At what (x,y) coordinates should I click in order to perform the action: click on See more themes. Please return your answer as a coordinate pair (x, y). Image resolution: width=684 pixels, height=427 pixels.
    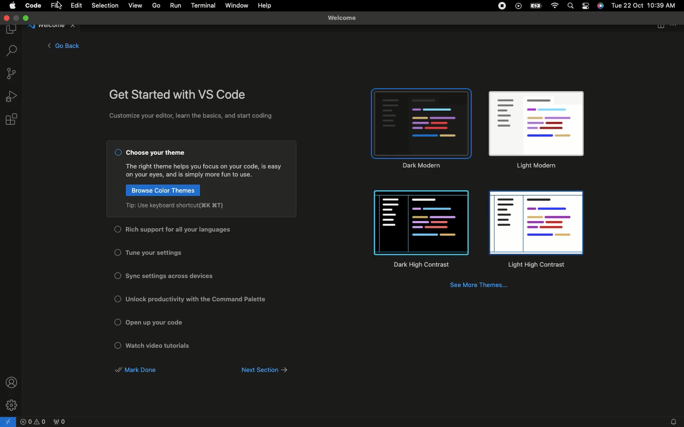
    Looking at the image, I should click on (480, 287).